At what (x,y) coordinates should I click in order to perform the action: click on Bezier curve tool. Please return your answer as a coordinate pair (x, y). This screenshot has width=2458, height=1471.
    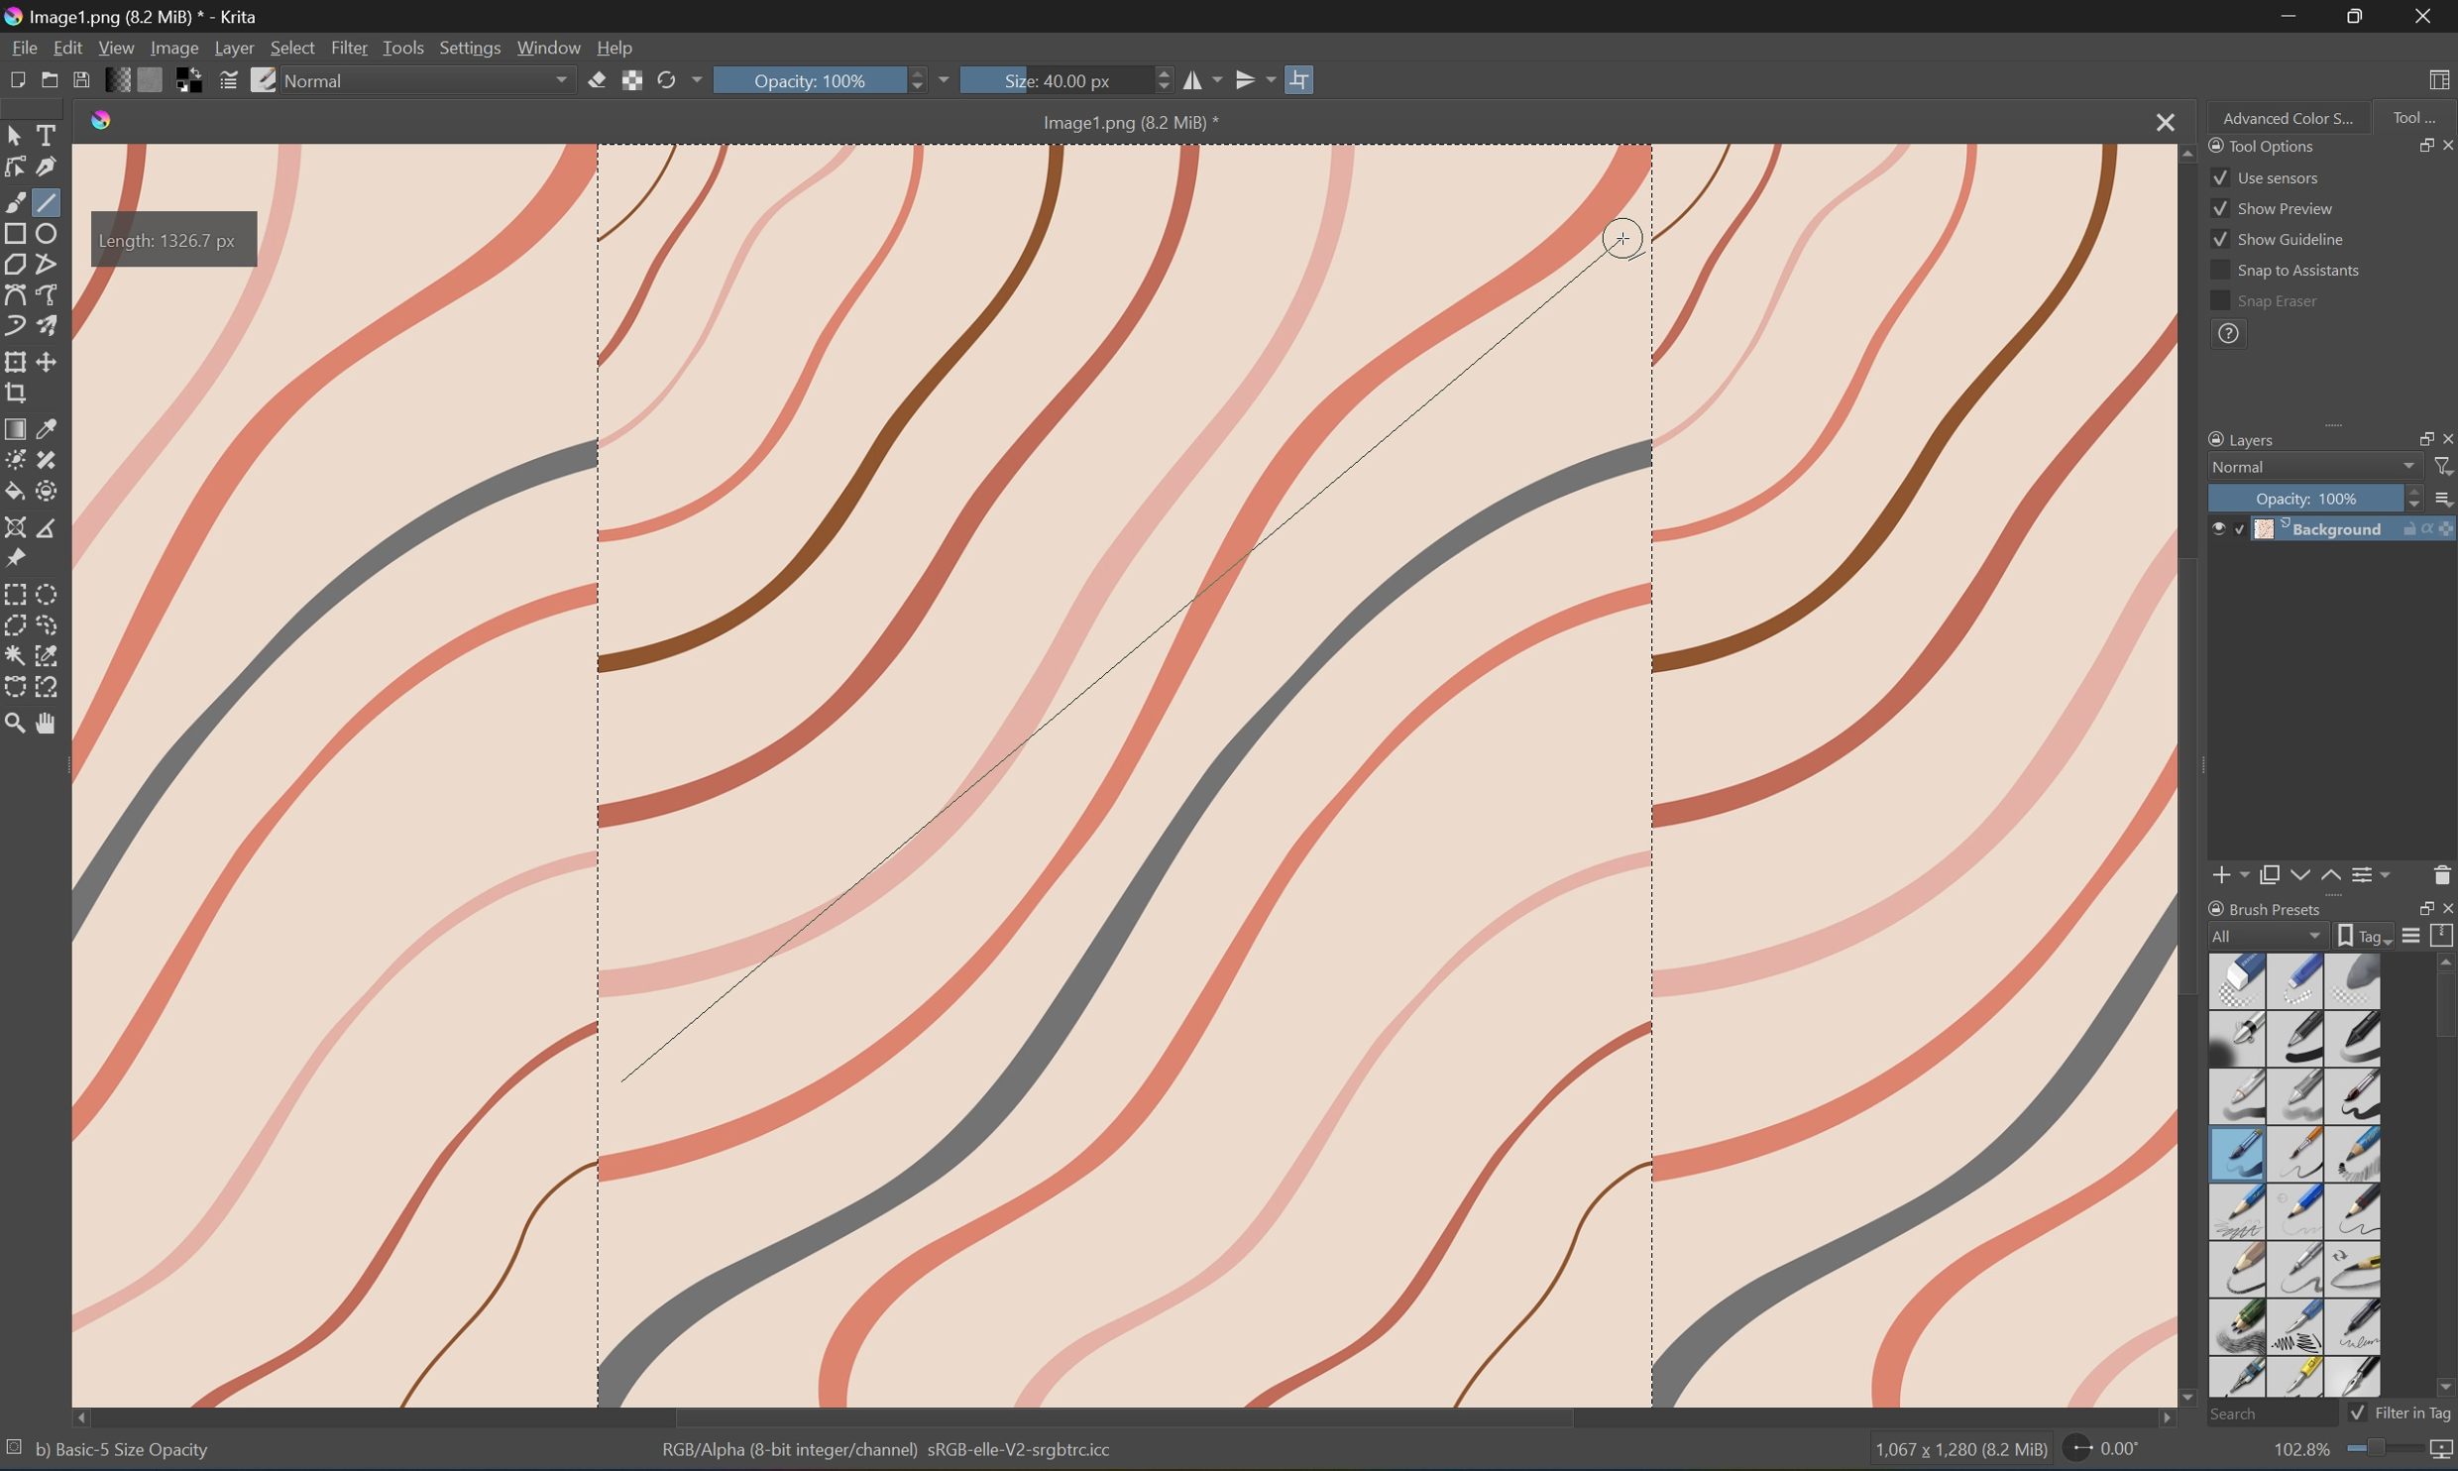
    Looking at the image, I should click on (16, 293).